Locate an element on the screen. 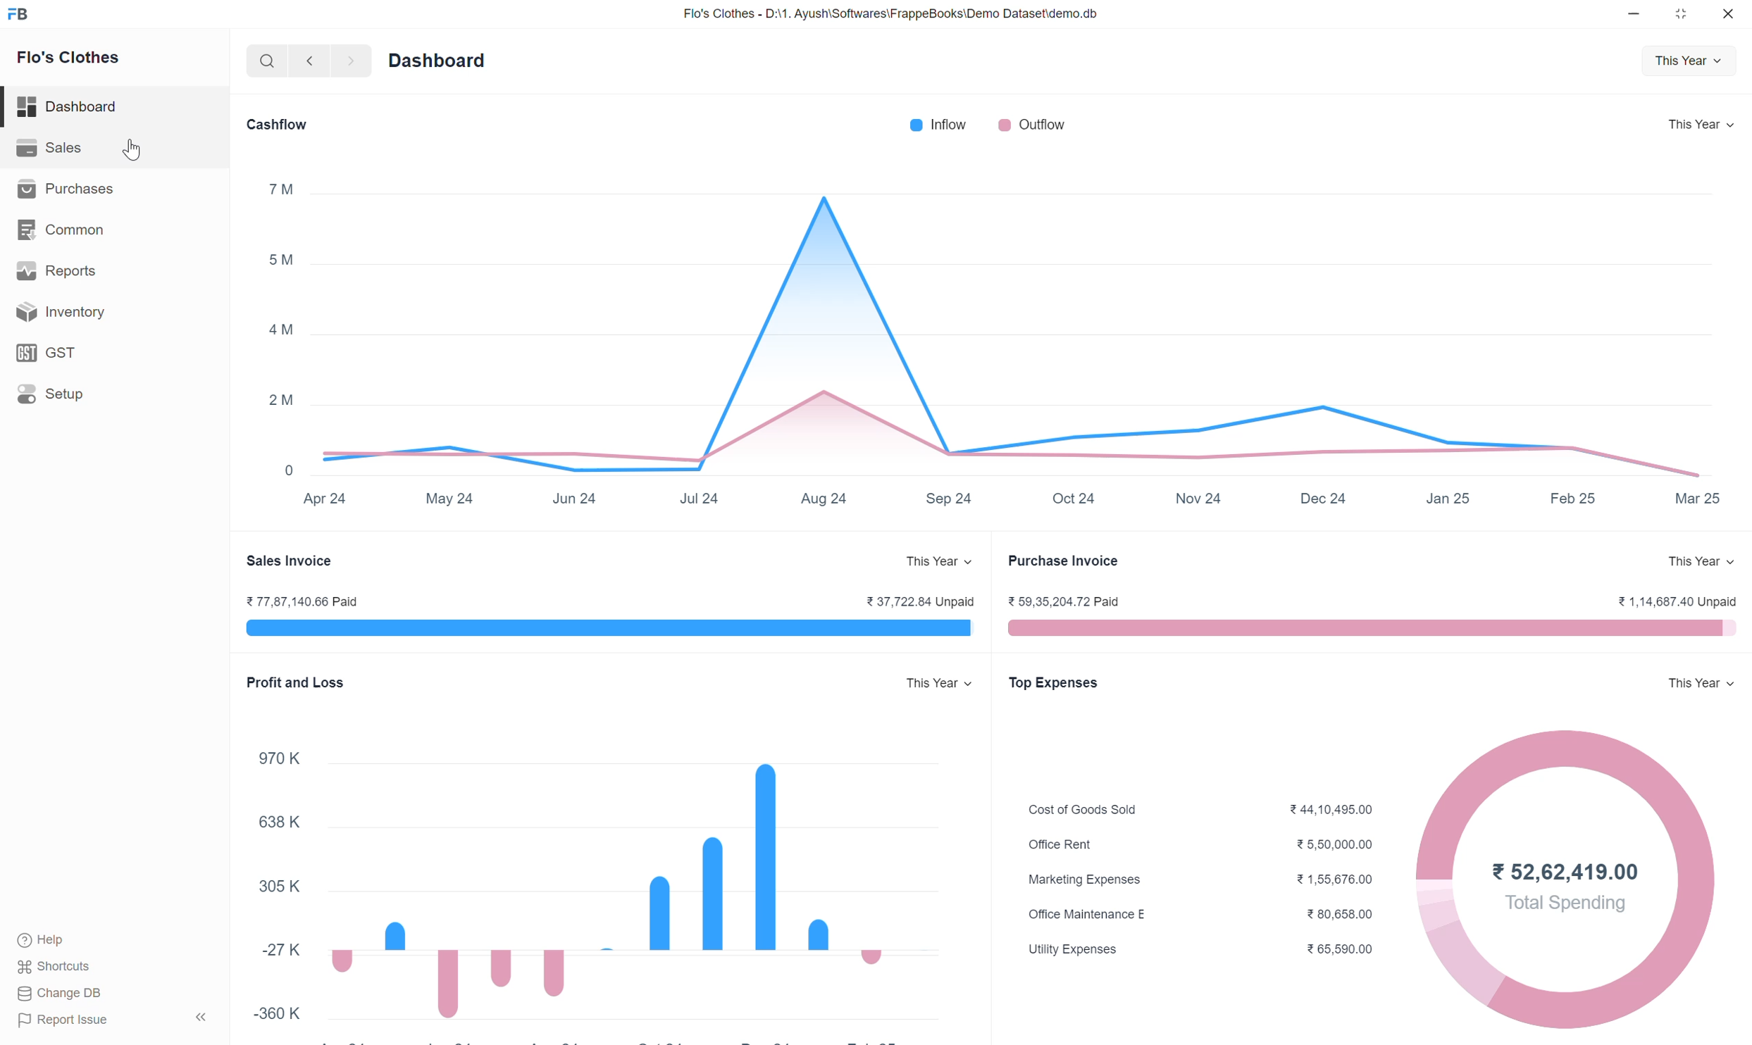 Image resolution: width=1752 pixels, height=1045 pixels. Inventory  is located at coordinates (104, 313).